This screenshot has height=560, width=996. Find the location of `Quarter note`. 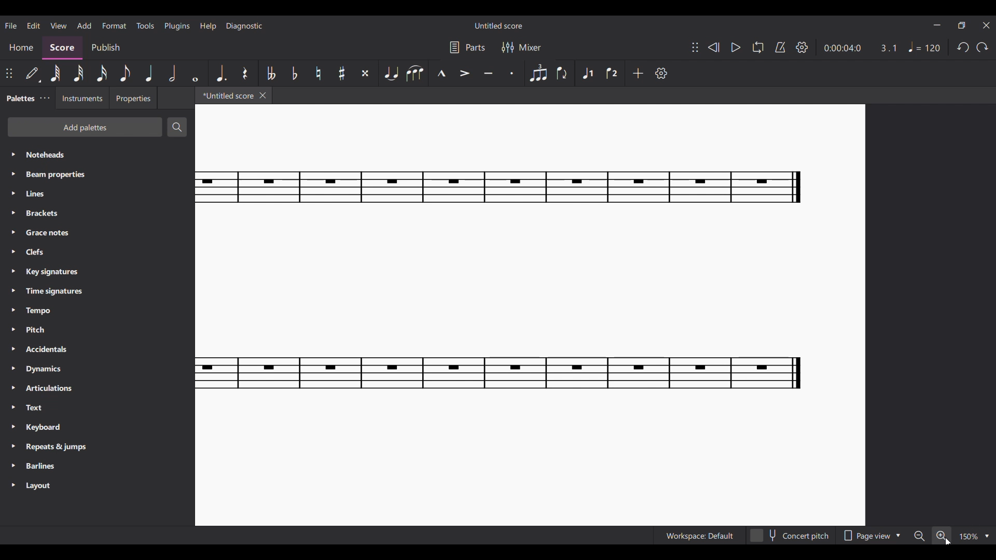

Quarter note is located at coordinates (149, 74).